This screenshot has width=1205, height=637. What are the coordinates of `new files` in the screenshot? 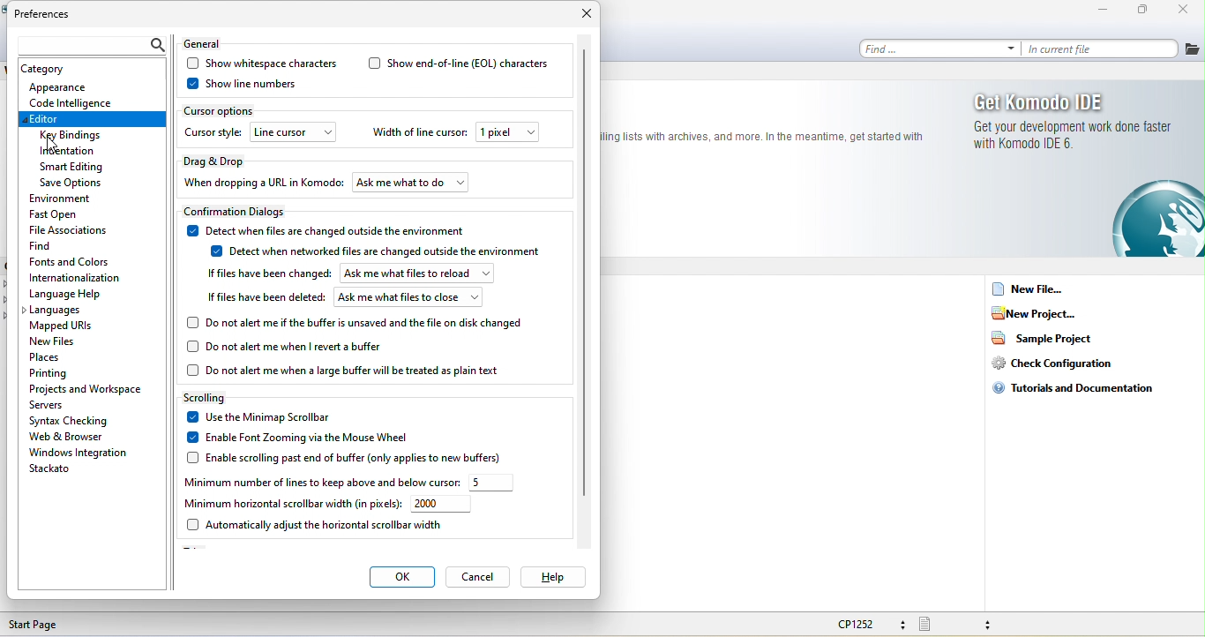 It's located at (60, 341).